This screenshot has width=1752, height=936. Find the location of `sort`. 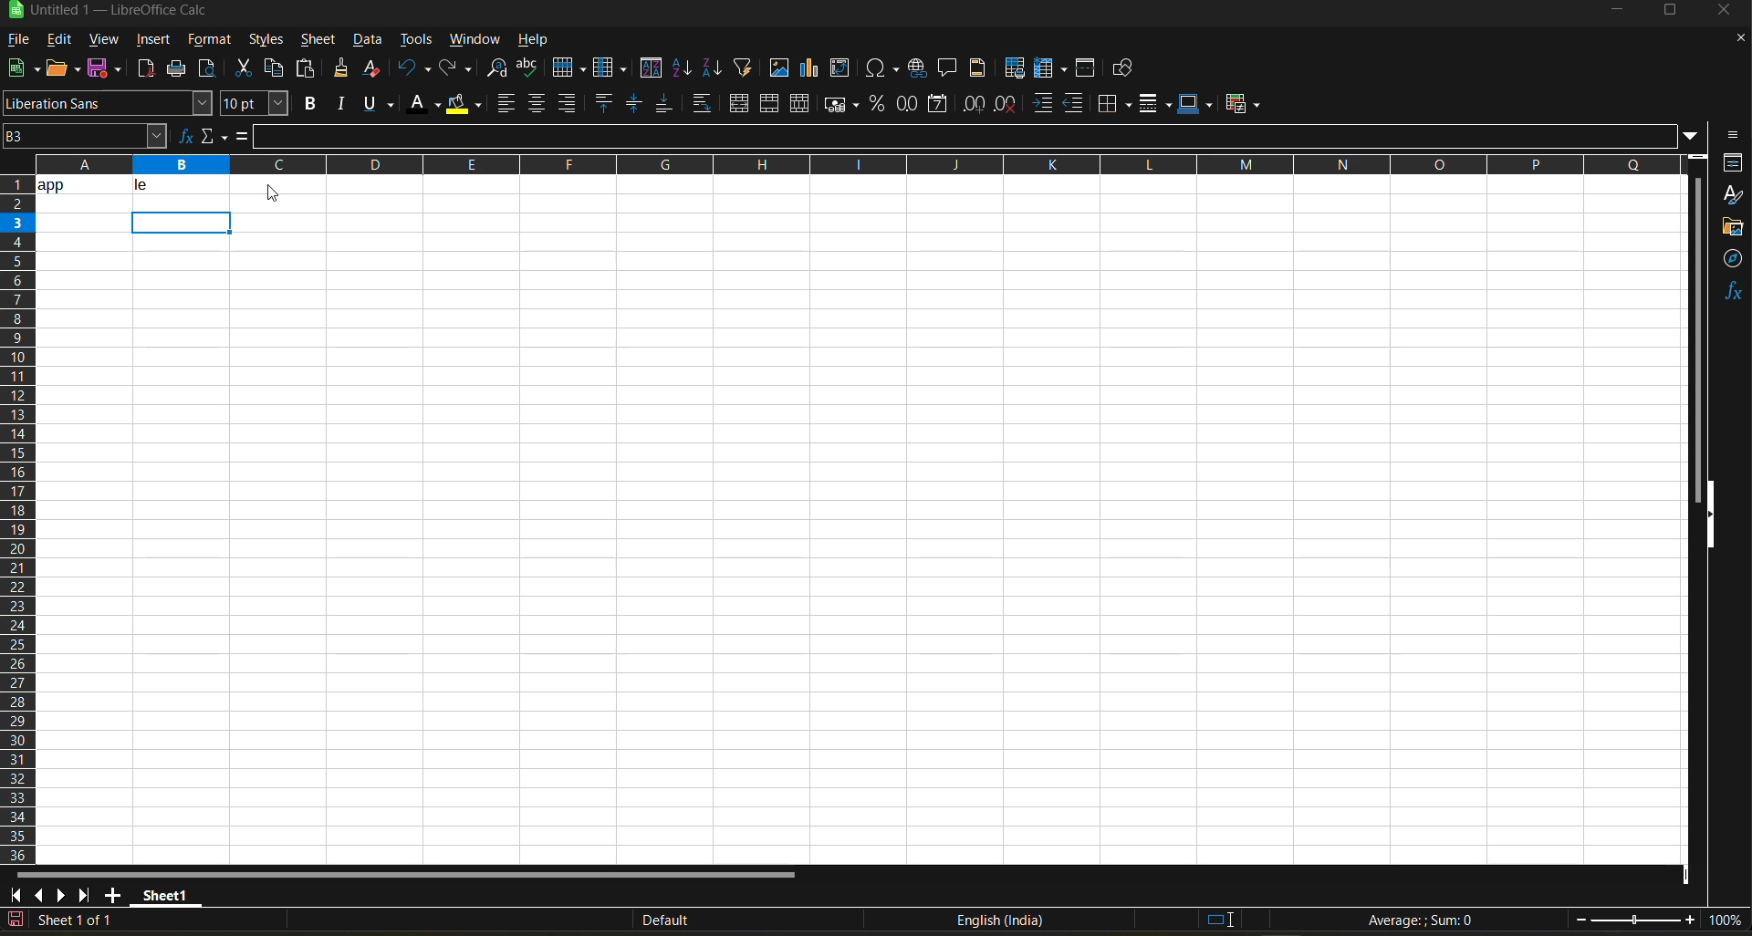

sort is located at coordinates (655, 68).